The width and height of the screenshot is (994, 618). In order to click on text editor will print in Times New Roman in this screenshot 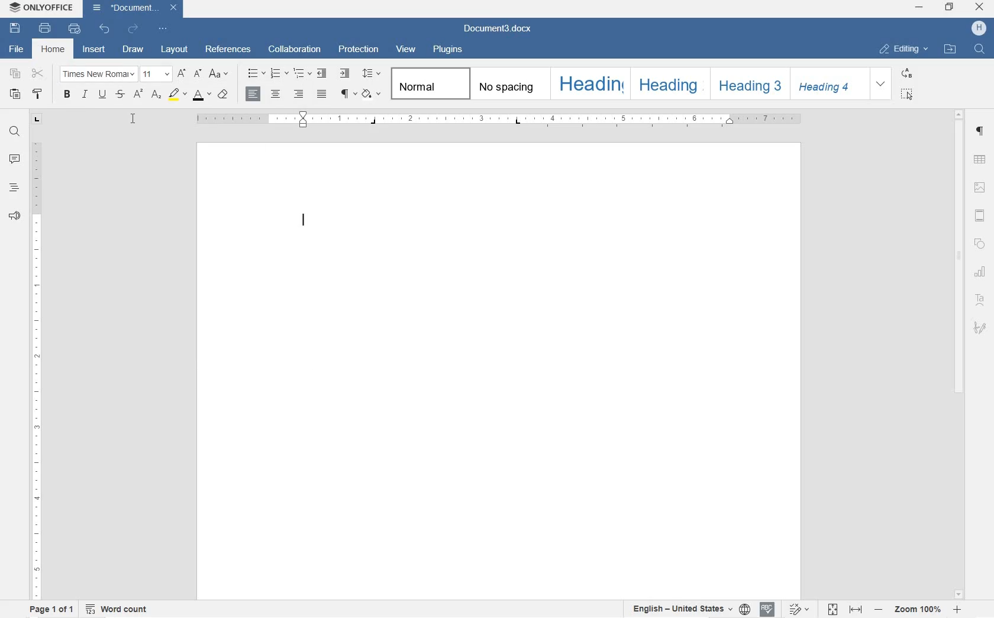, I will do `click(304, 223)`.